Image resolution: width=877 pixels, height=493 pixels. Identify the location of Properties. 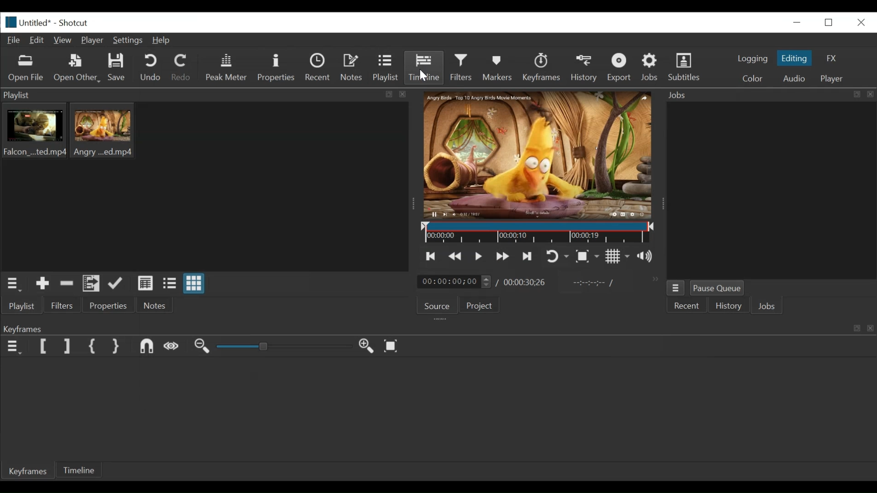
(277, 68).